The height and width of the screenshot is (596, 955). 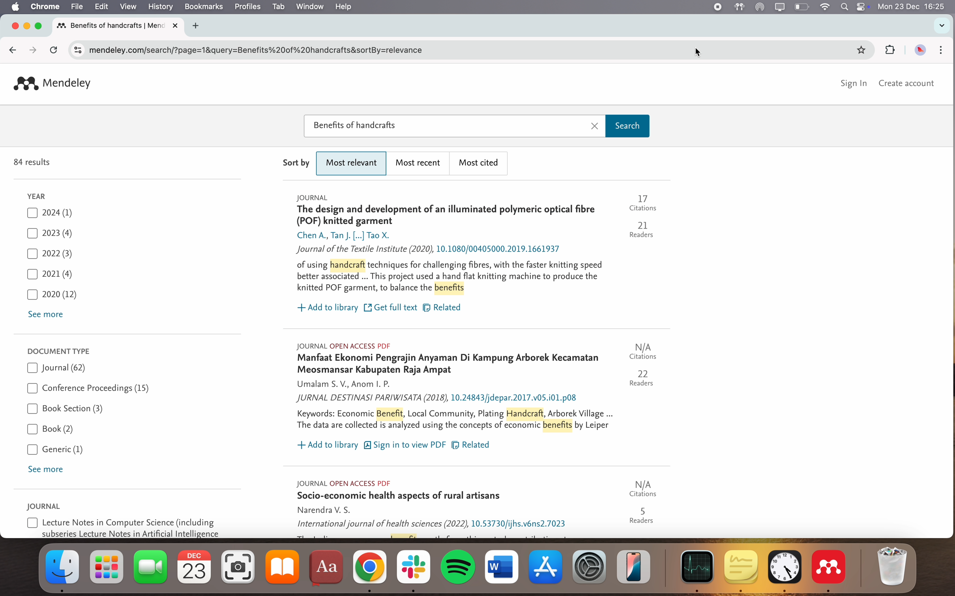 What do you see at coordinates (50, 273) in the screenshot?
I see `2021` at bounding box center [50, 273].